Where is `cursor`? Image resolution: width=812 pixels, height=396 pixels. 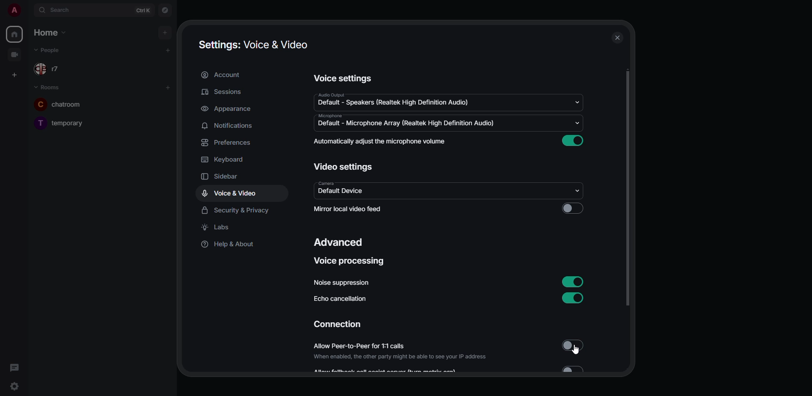
cursor is located at coordinates (581, 351).